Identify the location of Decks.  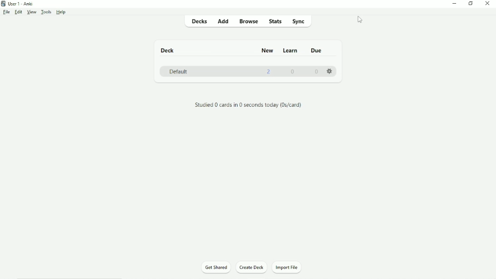
(201, 21).